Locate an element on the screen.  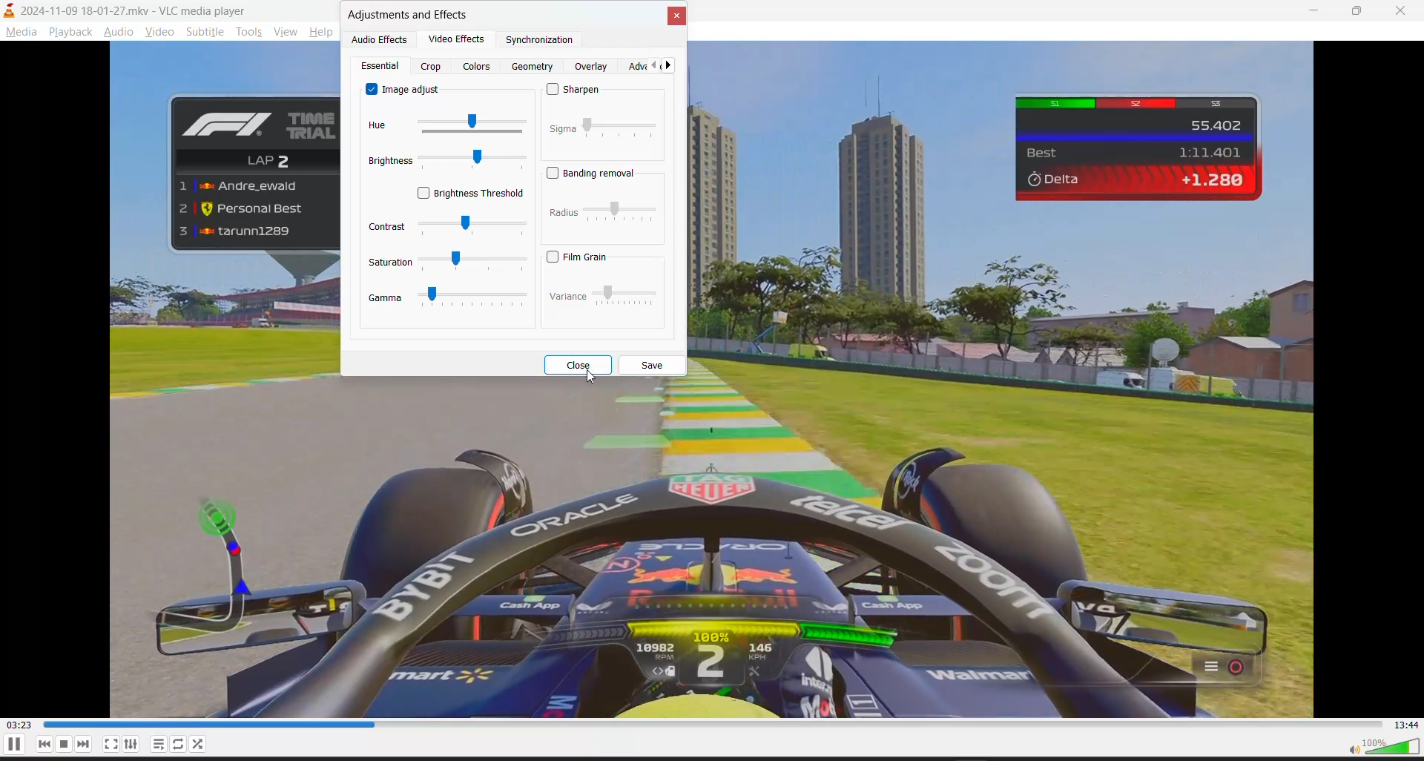
banding removal is located at coordinates (596, 174).